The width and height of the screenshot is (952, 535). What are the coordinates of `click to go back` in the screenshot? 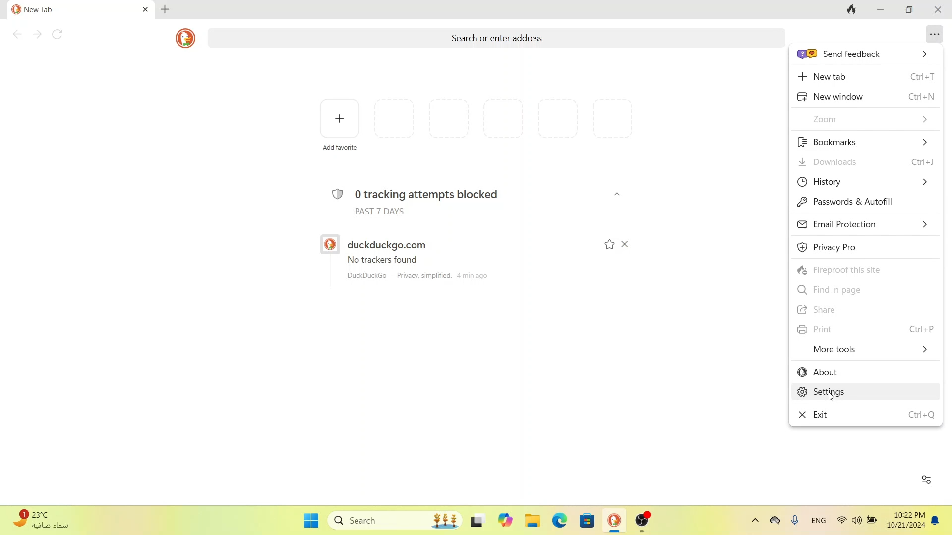 It's located at (17, 35).